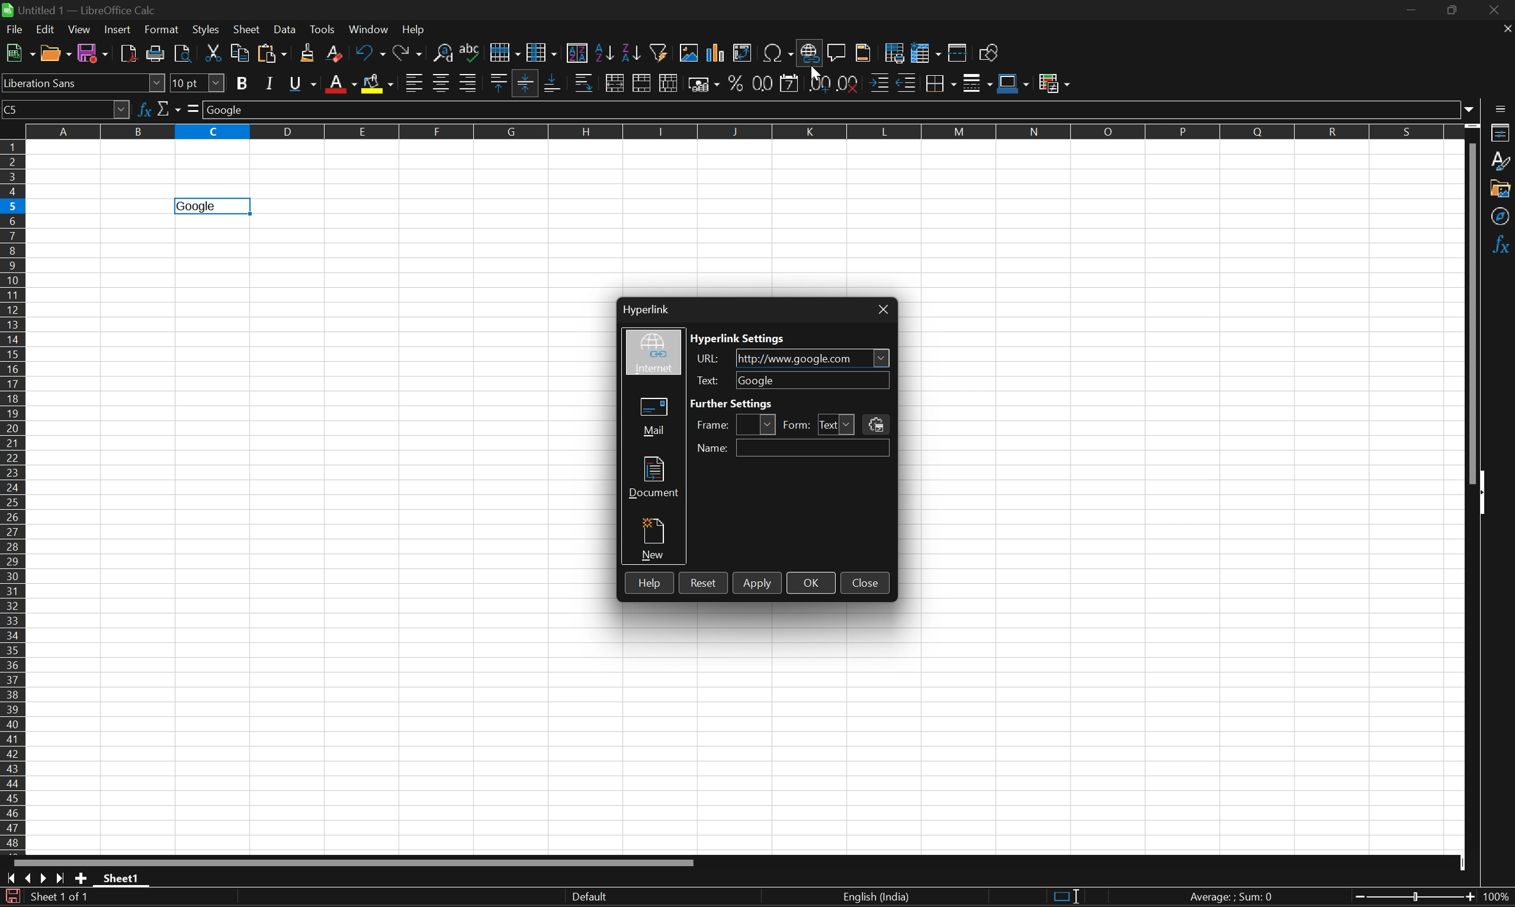  What do you see at coordinates (647, 582) in the screenshot?
I see `Help` at bounding box center [647, 582].